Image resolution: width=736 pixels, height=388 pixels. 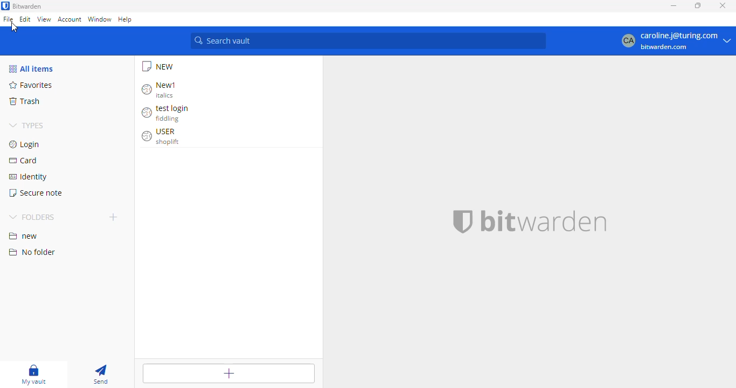 I want to click on add folder, so click(x=114, y=217).